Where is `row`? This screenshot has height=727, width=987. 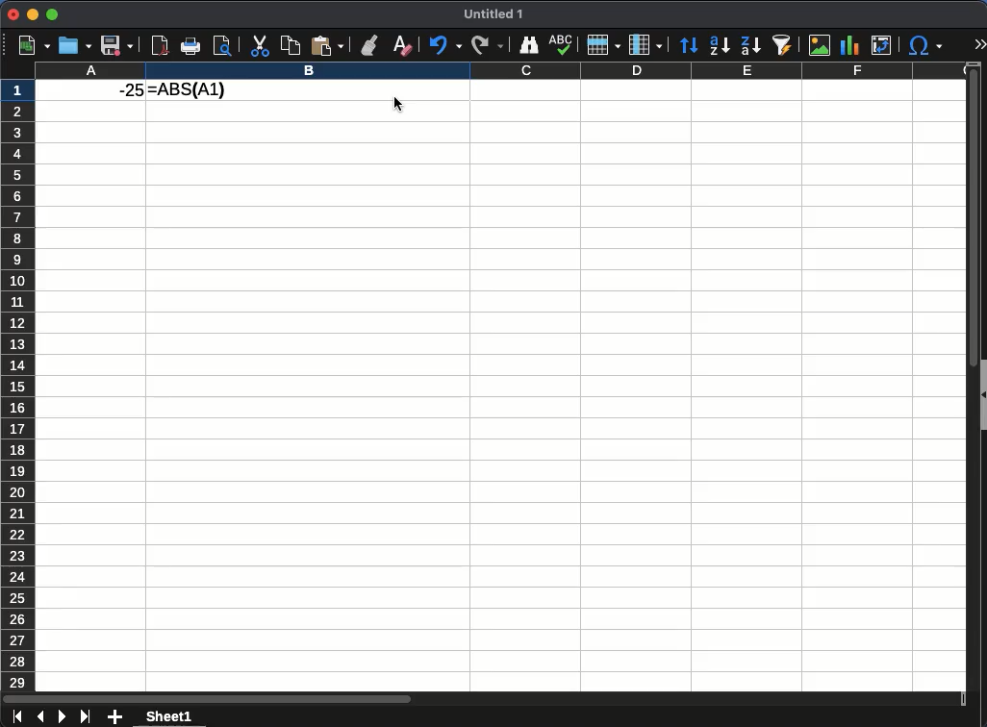
row is located at coordinates (602, 44).